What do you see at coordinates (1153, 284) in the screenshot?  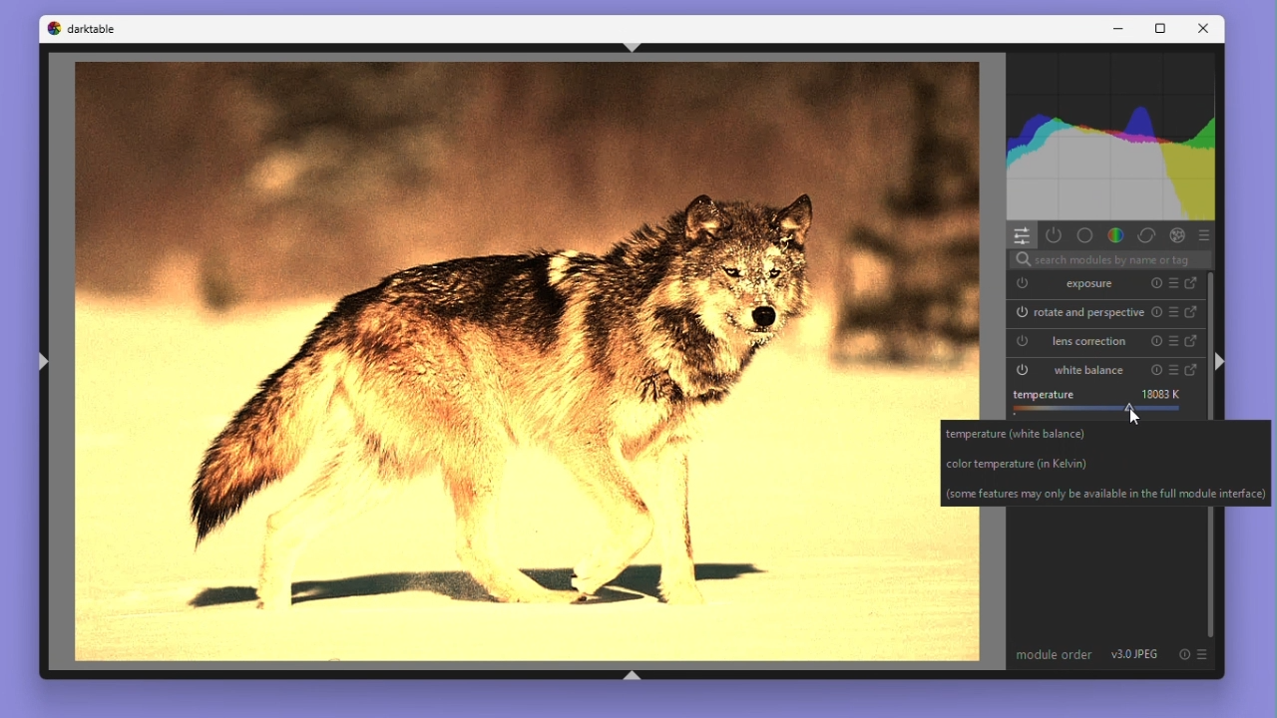 I see `Reset` at bounding box center [1153, 284].